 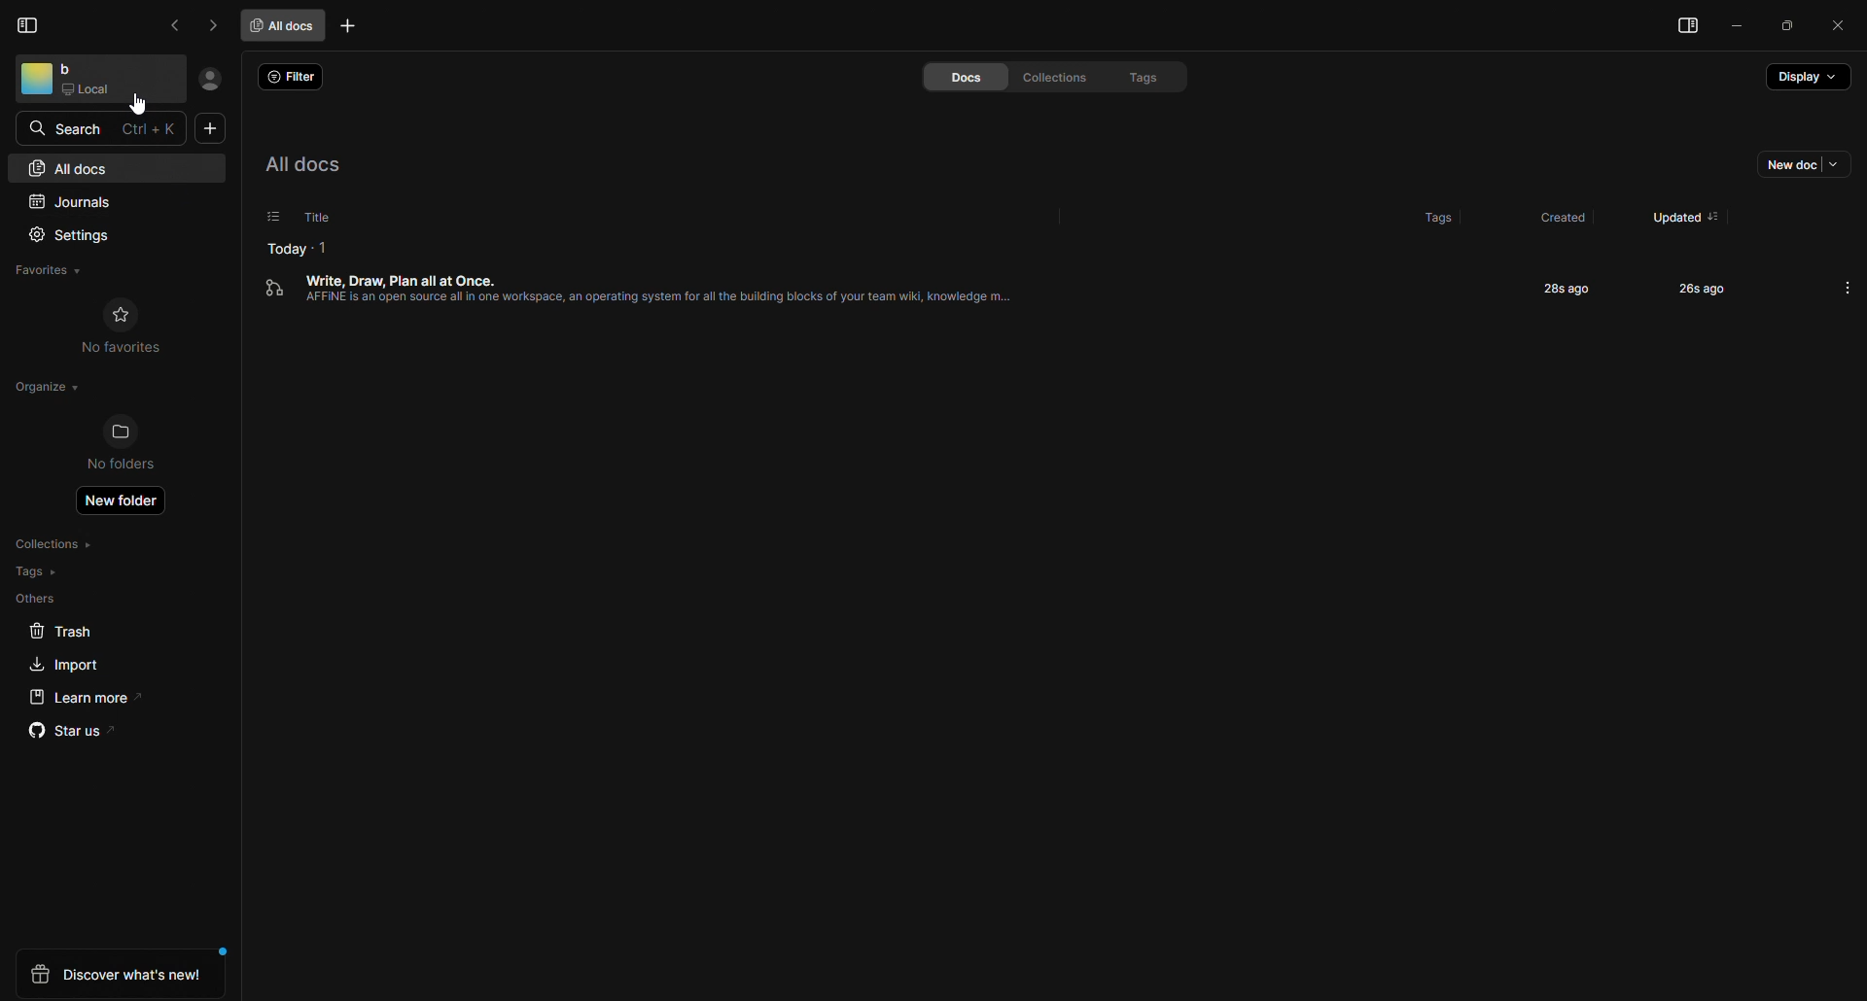 I want to click on more, so click(x=1848, y=287).